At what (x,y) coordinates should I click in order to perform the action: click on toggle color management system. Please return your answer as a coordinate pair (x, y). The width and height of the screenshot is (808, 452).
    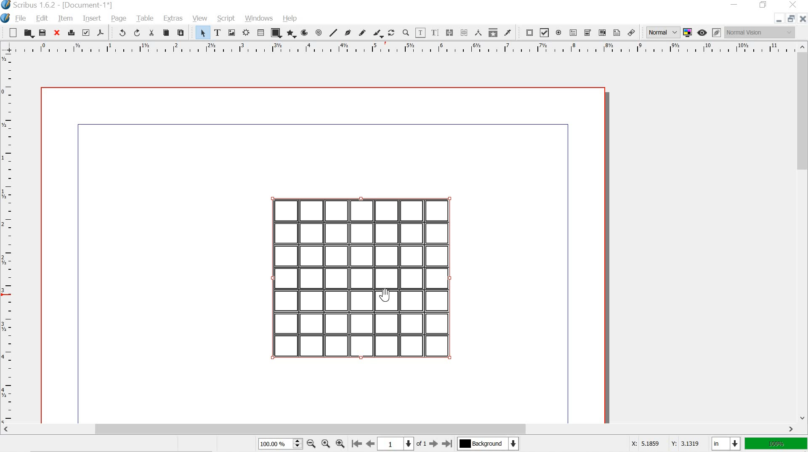
    Looking at the image, I should click on (687, 32).